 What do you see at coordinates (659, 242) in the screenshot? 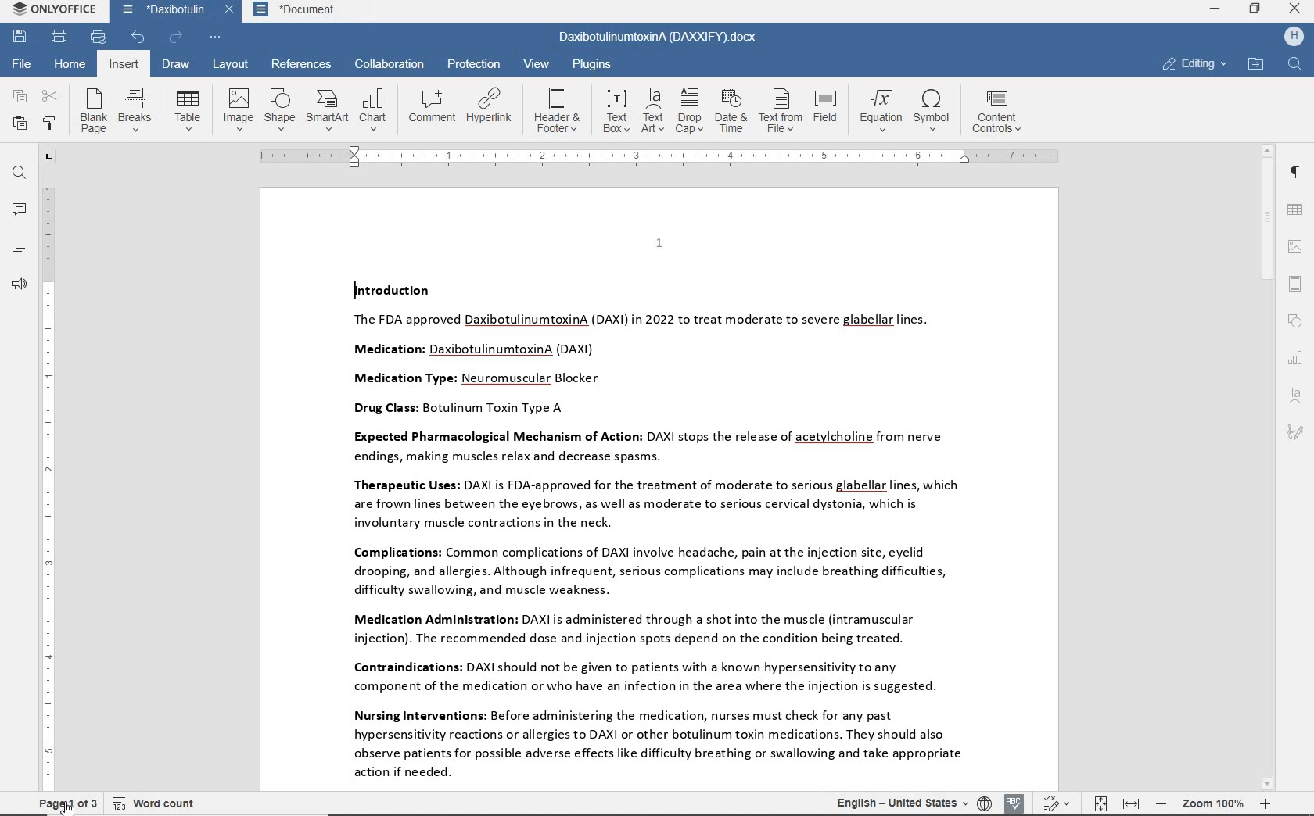
I see `1` at bounding box center [659, 242].